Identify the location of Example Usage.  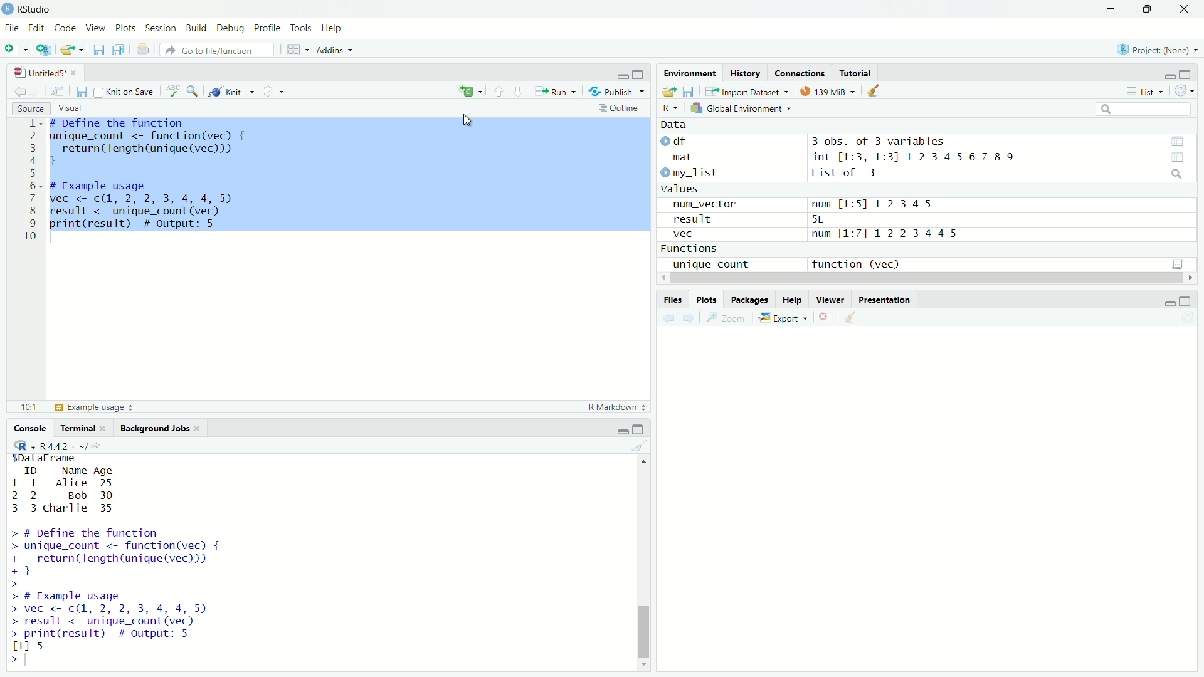
(93, 407).